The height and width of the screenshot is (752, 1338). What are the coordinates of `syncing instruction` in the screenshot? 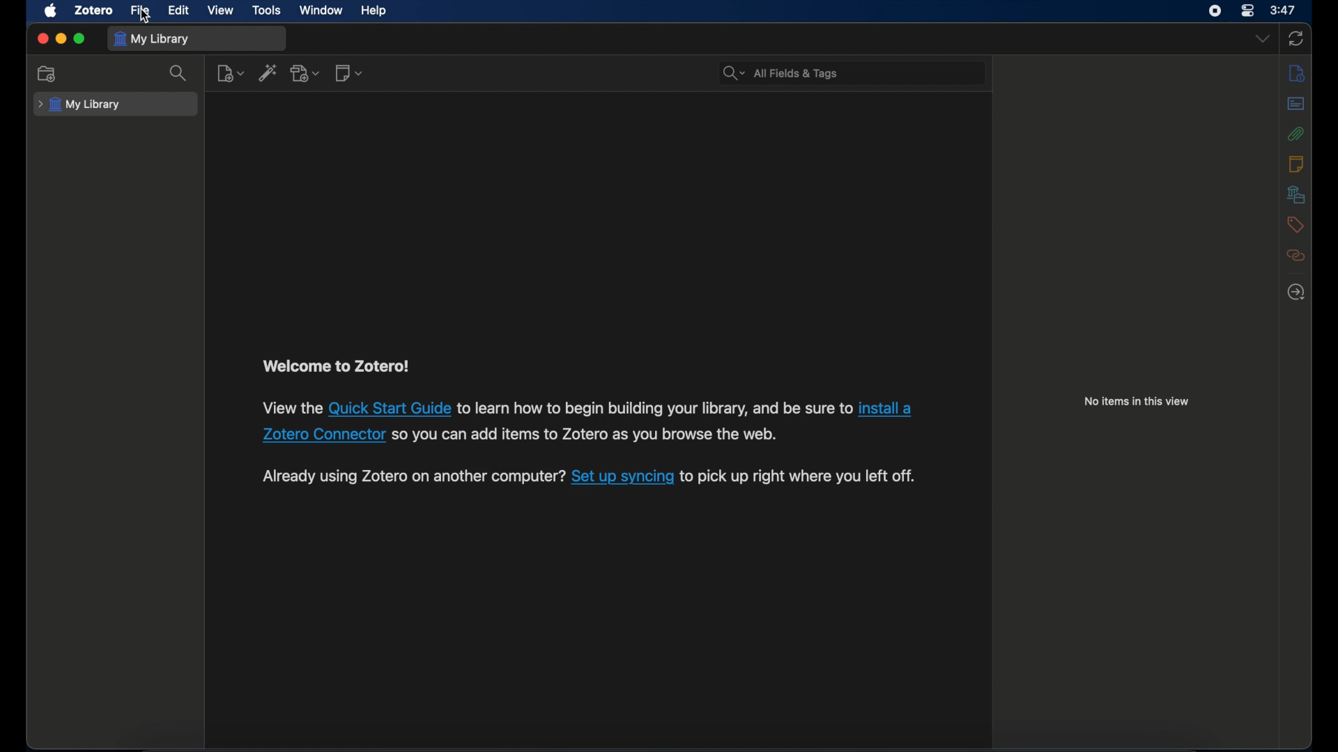 It's located at (413, 477).